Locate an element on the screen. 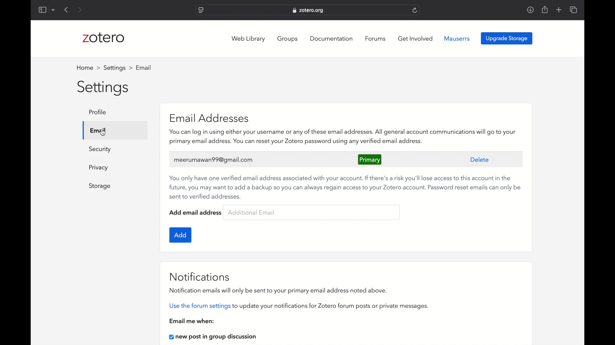 Image resolution: width=615 pixels, height=345 pixels. primary is located at coordinates (370, 159).